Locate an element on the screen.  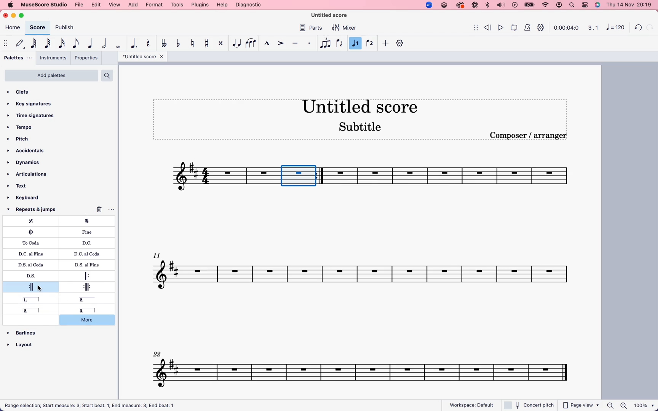
score is located at coordinates (37, 27).